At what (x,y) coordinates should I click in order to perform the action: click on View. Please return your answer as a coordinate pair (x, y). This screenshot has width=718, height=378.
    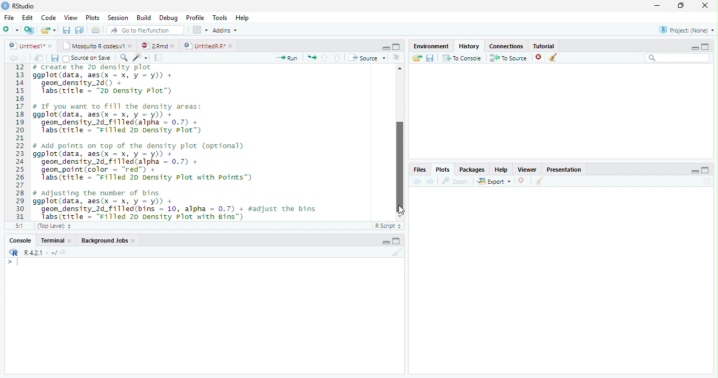
    Looking at the image, I should click on (70, 18).